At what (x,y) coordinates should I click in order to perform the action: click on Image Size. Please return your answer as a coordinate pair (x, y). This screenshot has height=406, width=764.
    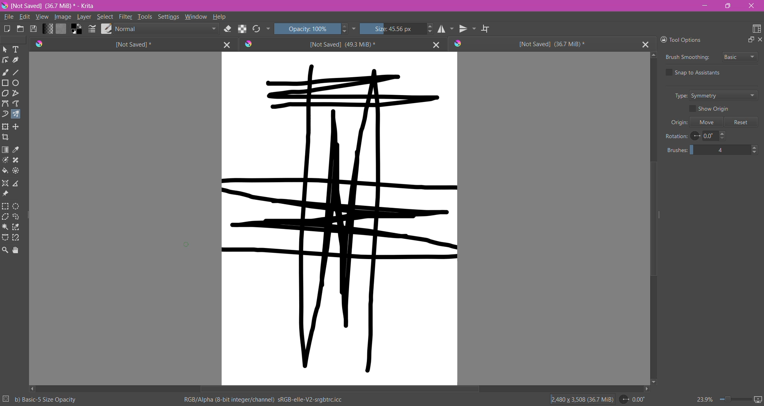
    Looking at the image, I should click on (580, 400).